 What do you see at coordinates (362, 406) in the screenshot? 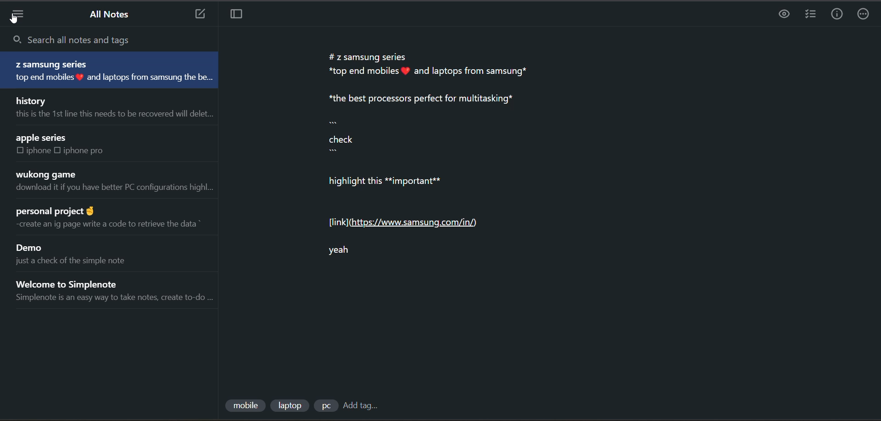
I see `add tag` at bounding box center [362, 406].